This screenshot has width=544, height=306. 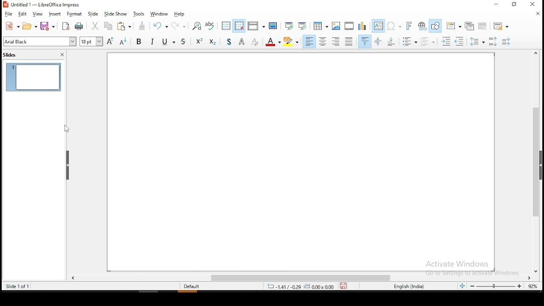 I want to click on strikethrough, so click(x=185, y=42).